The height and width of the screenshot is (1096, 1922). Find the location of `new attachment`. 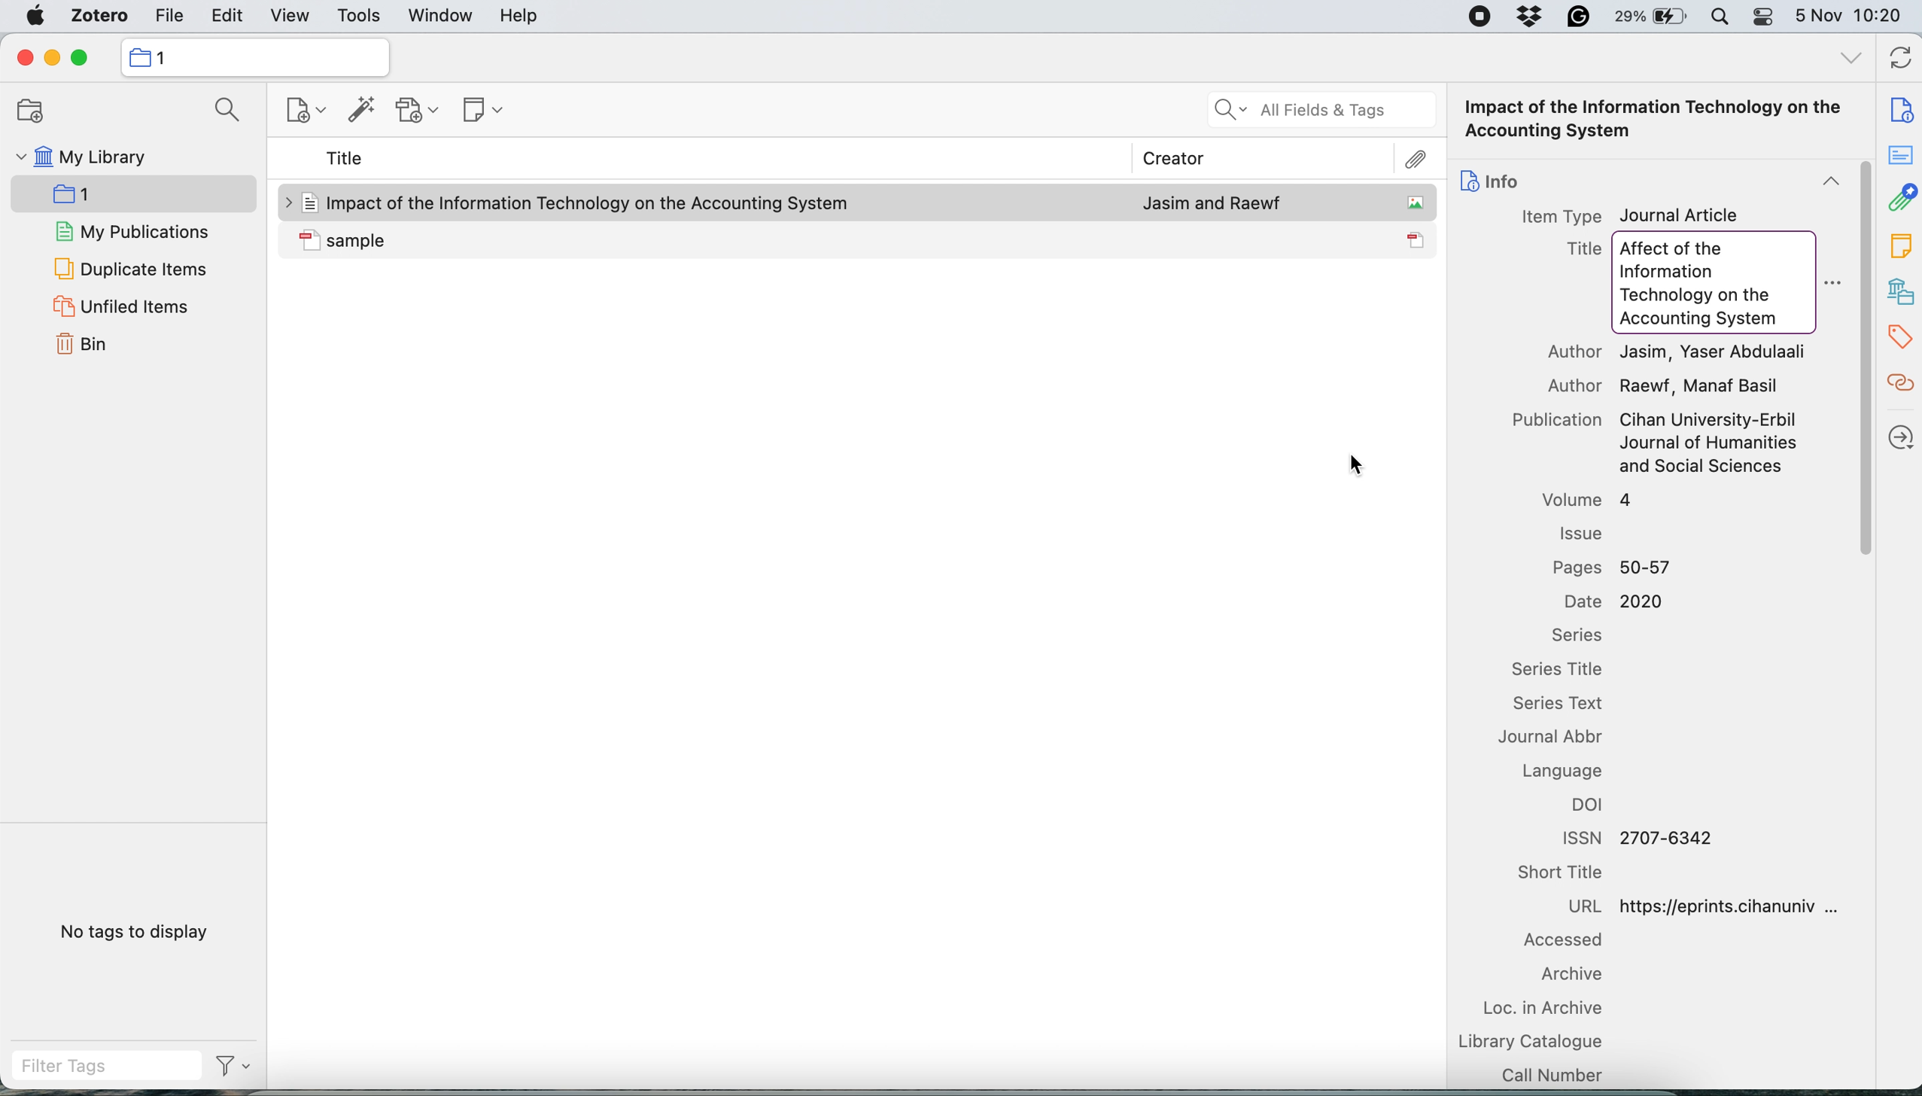

new attachment is located at coordinates (417, 112).